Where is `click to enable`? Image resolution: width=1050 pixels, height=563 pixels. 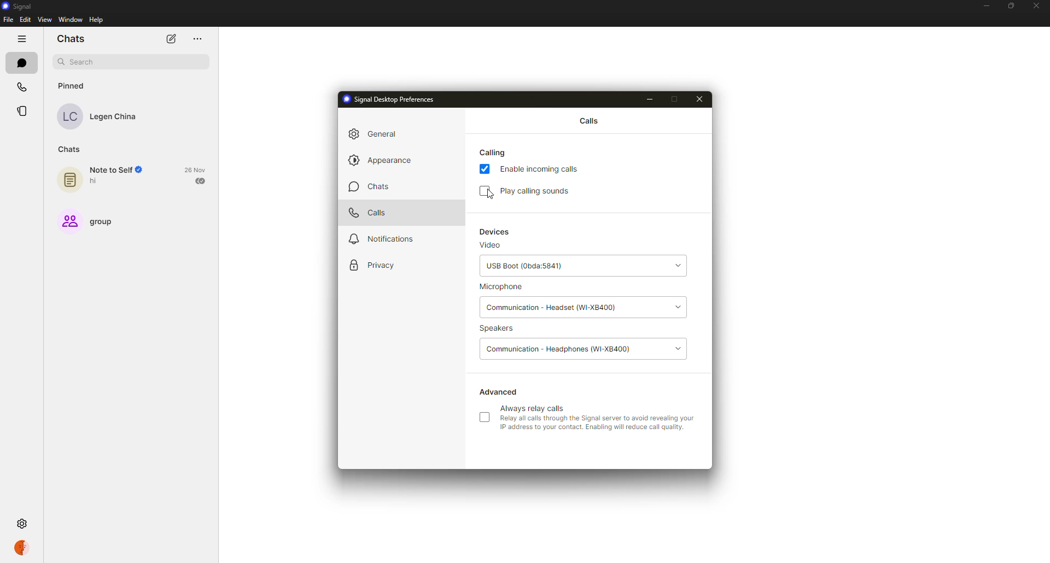
click to enable is located at coordinates (485, 417).